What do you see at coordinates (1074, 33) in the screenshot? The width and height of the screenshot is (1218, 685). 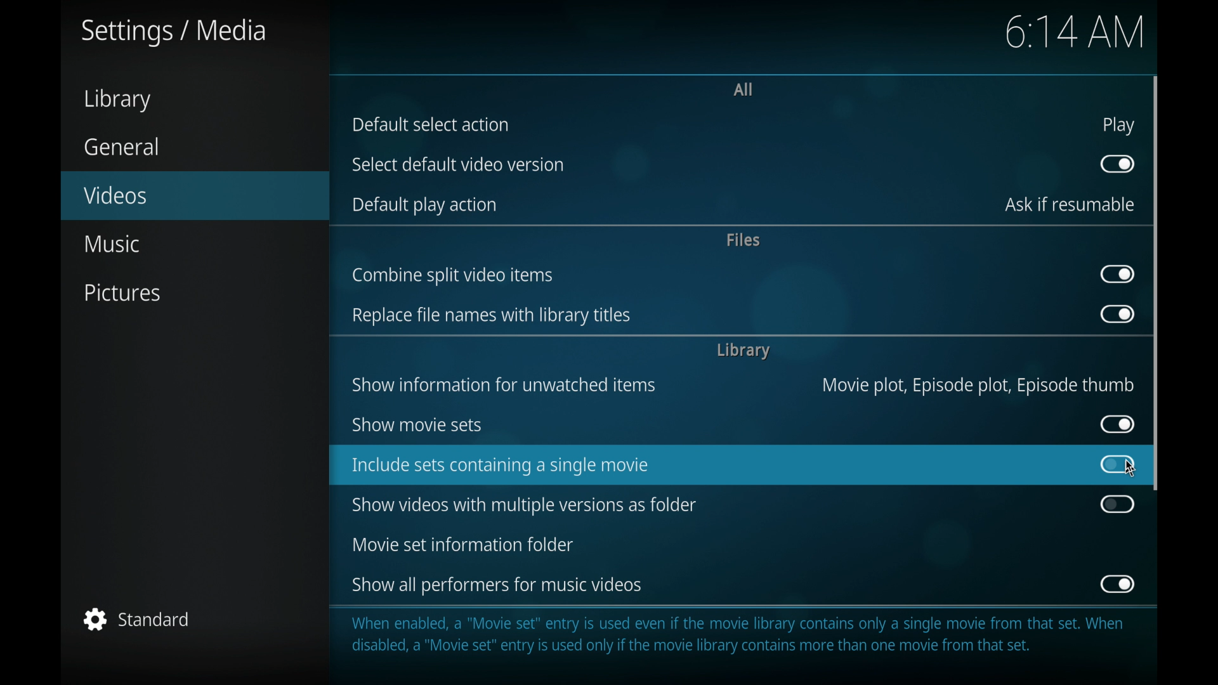 I see `time` at bounding box center [1074, 33].